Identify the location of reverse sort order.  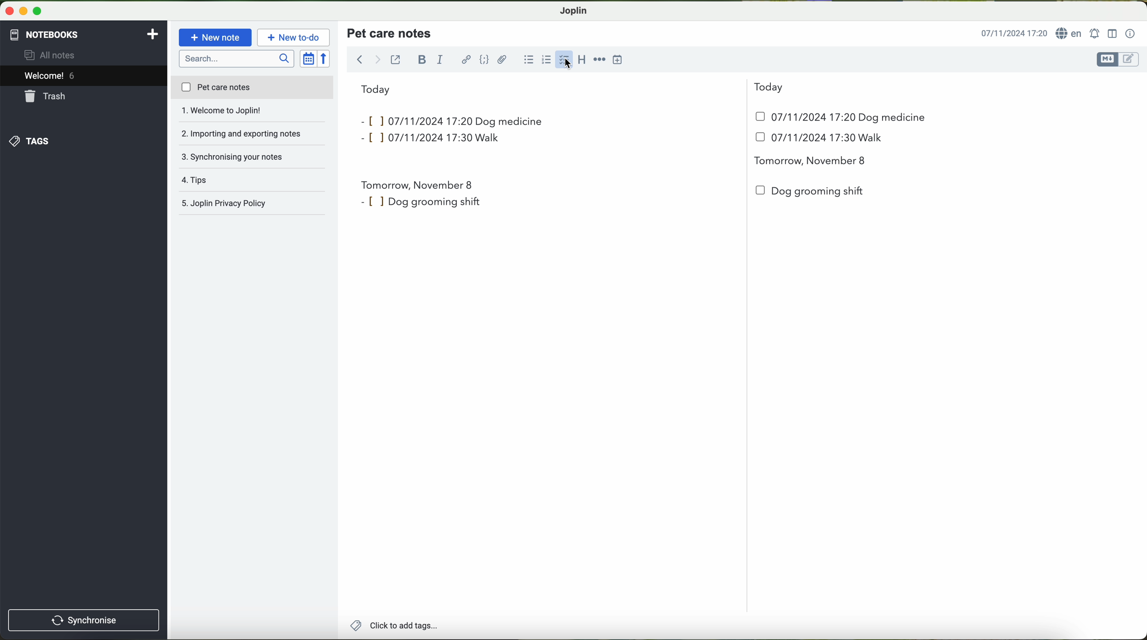
(326, 59).